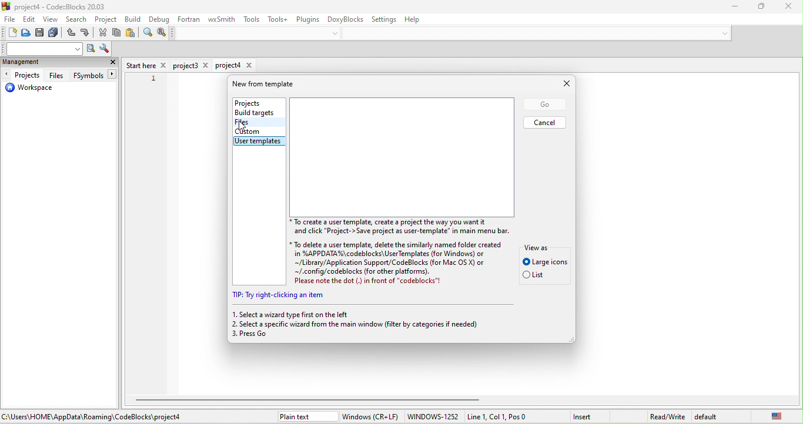 This screenshot has width=803, height=424. What do you see at coordinates (43, 49) in the screenshot?
I see `text to search` at bounding box center [43, 49].